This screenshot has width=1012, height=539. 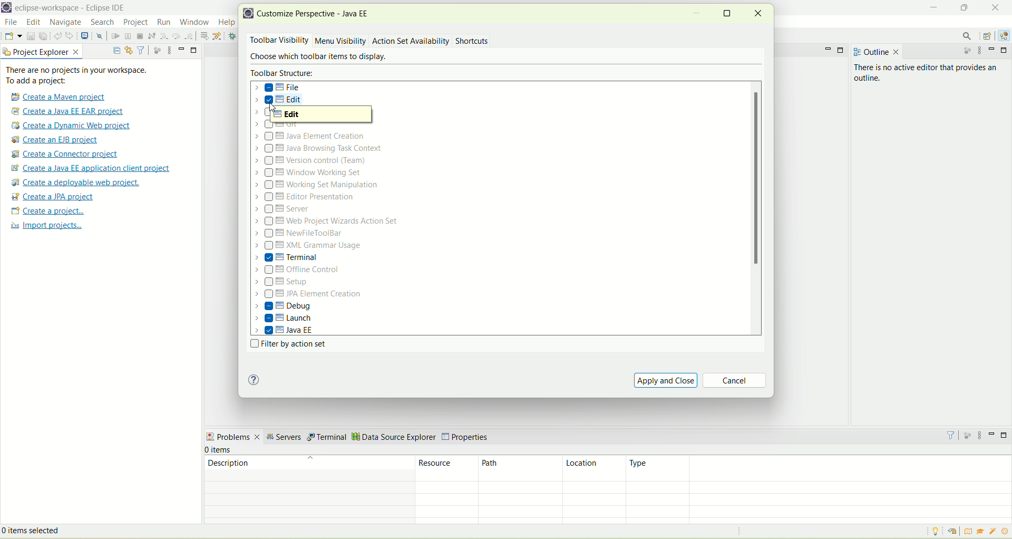 I want to click on location, so click(x=594, y=469).